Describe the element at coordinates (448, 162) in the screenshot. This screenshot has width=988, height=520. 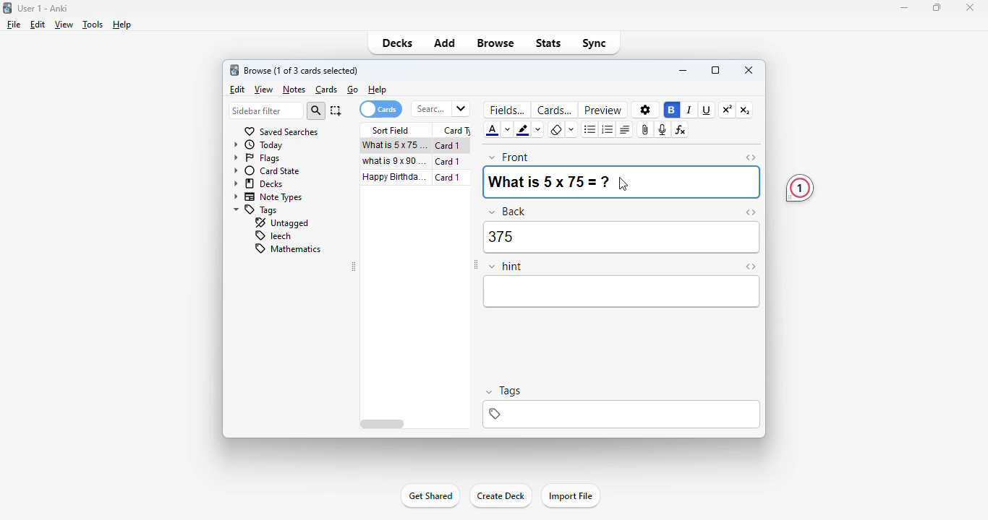
I see `card 1` at that location.